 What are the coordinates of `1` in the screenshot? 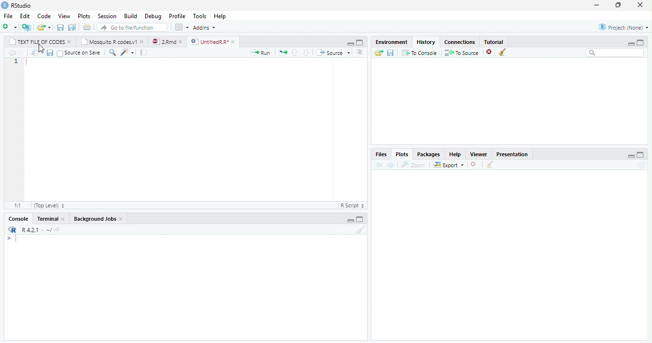 It's located at (16, 62).